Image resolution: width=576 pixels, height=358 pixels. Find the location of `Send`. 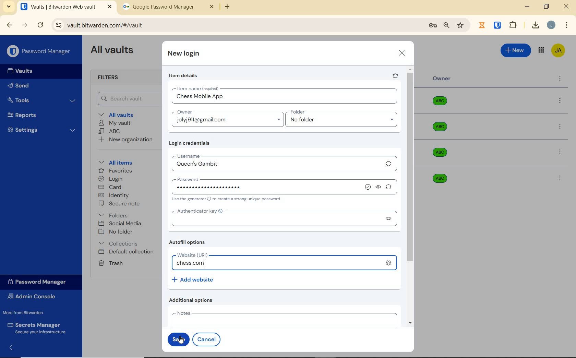

Send is located at coordinates (19, 87).